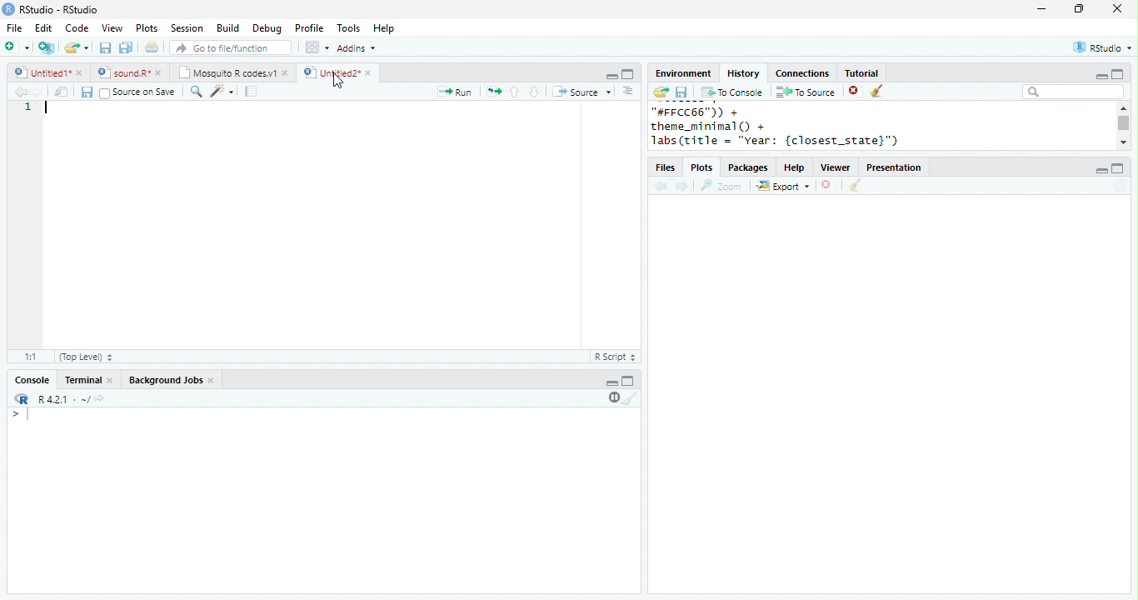  Describe the element at coordinates (47, 48) in the screenshot. I see `New project` at that location.